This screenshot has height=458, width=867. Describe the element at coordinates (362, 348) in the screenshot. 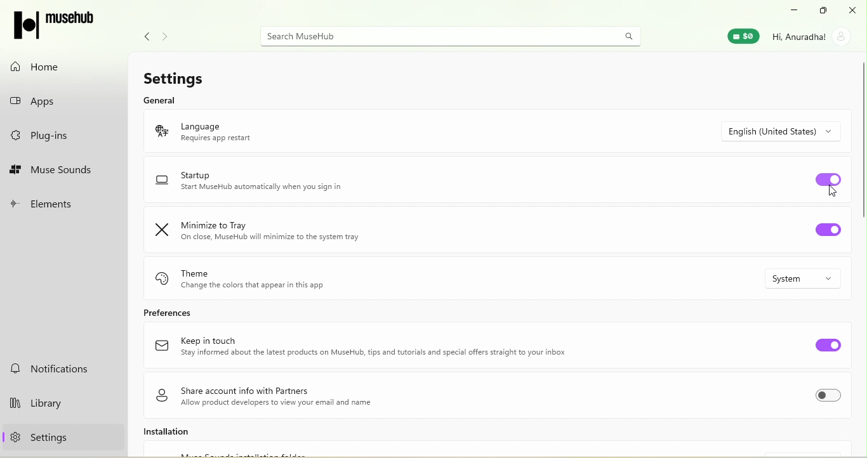

I see `Keep in touch` at that location.